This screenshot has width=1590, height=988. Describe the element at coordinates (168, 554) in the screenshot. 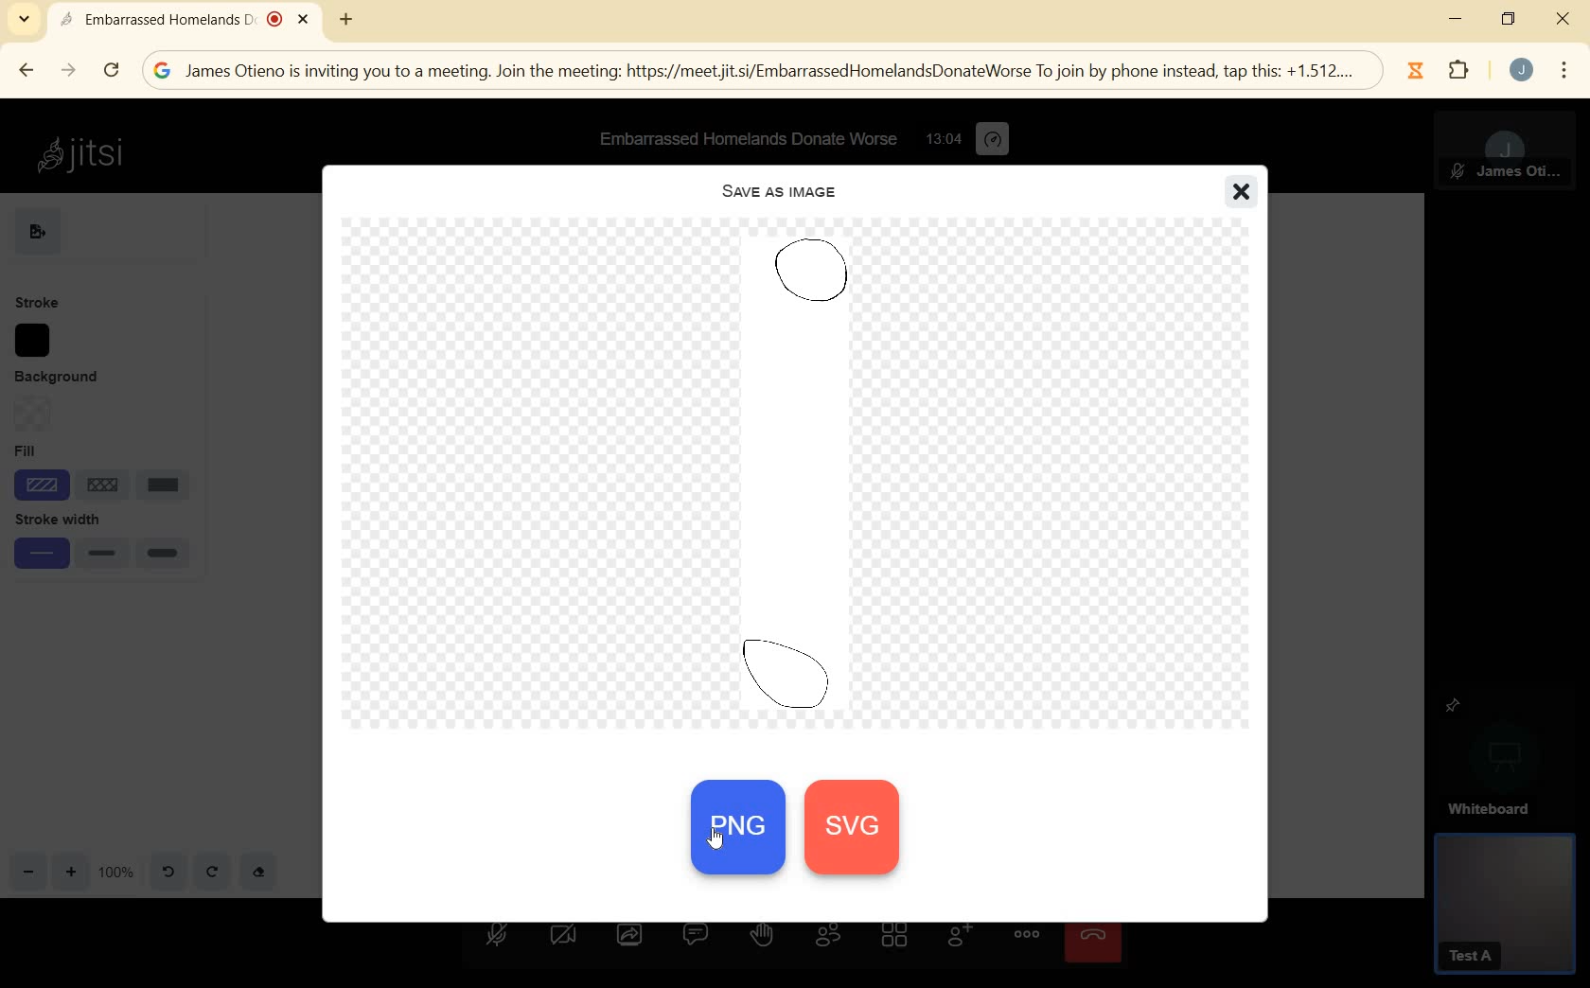

I see `large` at that location.